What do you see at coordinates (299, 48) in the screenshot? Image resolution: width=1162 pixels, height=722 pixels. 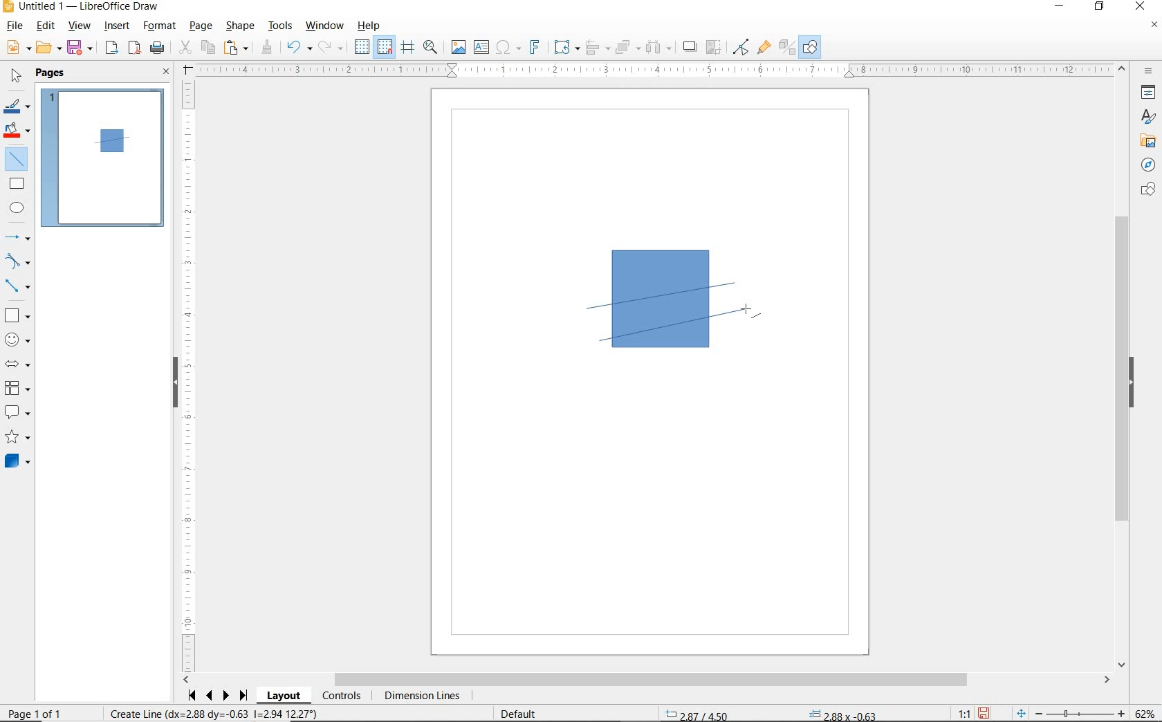 I see `UNDO` at bounding box center [299, 48].